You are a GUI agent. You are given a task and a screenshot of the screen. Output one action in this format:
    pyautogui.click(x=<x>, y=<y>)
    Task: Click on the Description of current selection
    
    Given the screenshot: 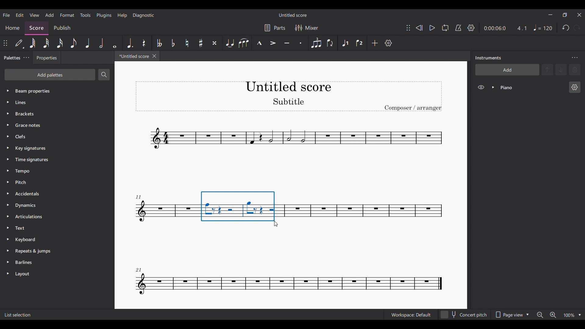 What is the action you would take?
    pyautogui.click(x=18, y=314)
    